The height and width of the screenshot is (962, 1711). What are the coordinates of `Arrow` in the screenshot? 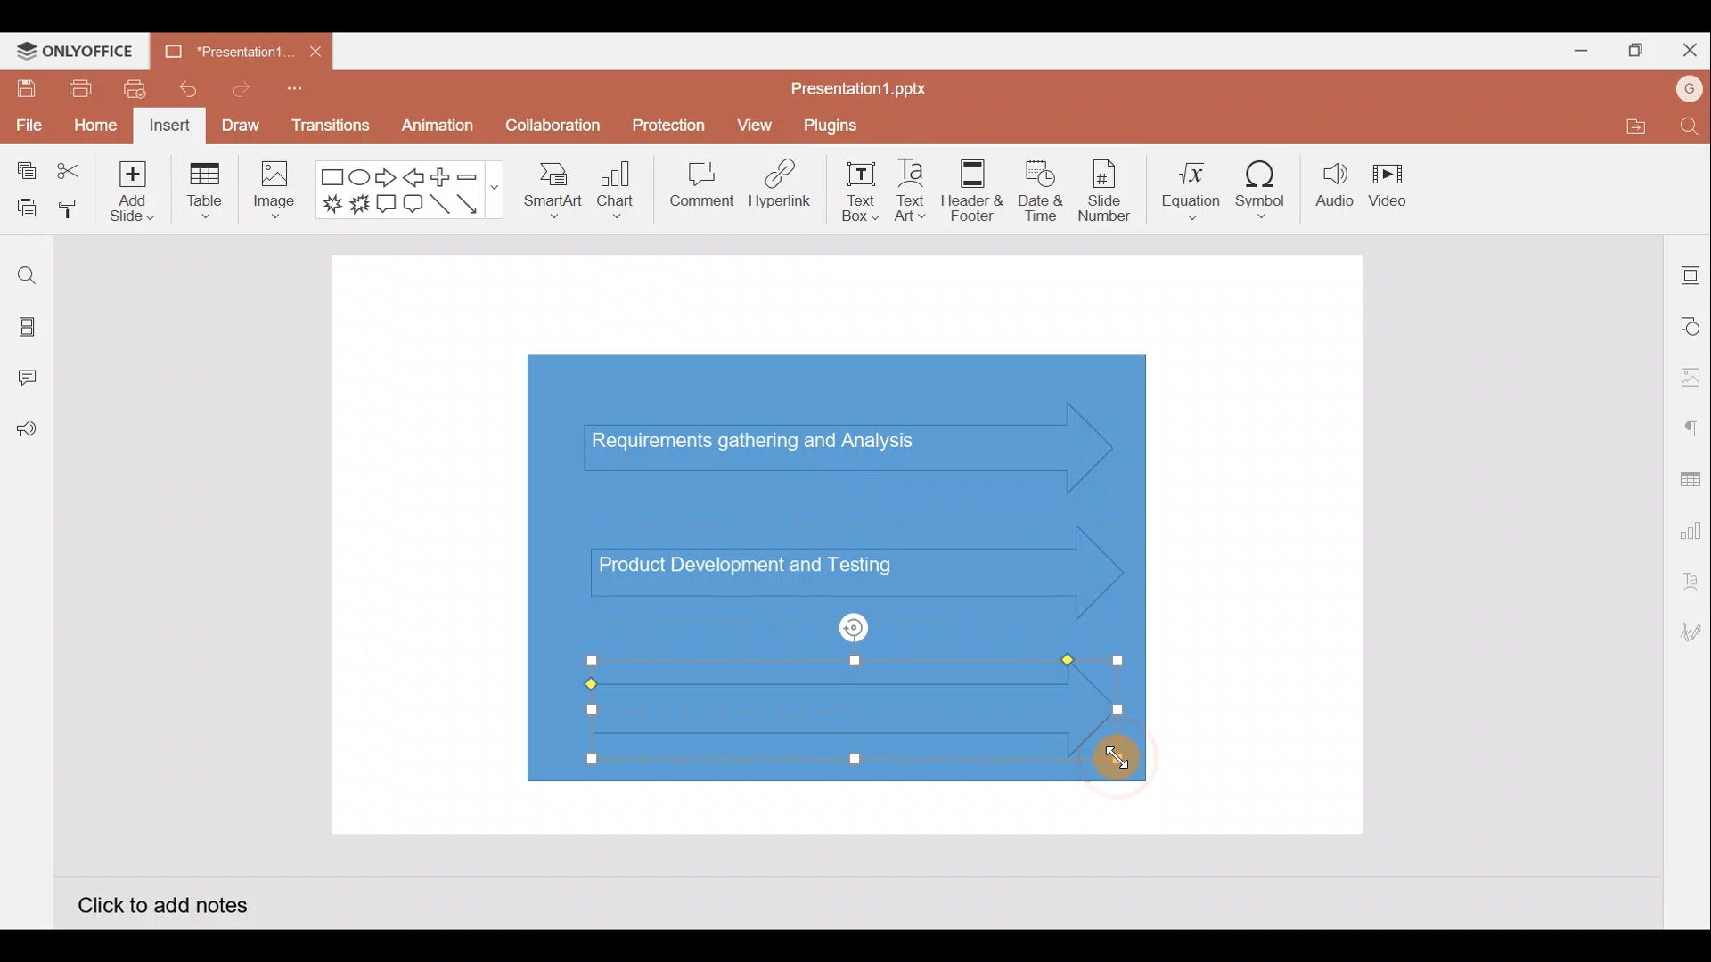 It's located at (478, 204).